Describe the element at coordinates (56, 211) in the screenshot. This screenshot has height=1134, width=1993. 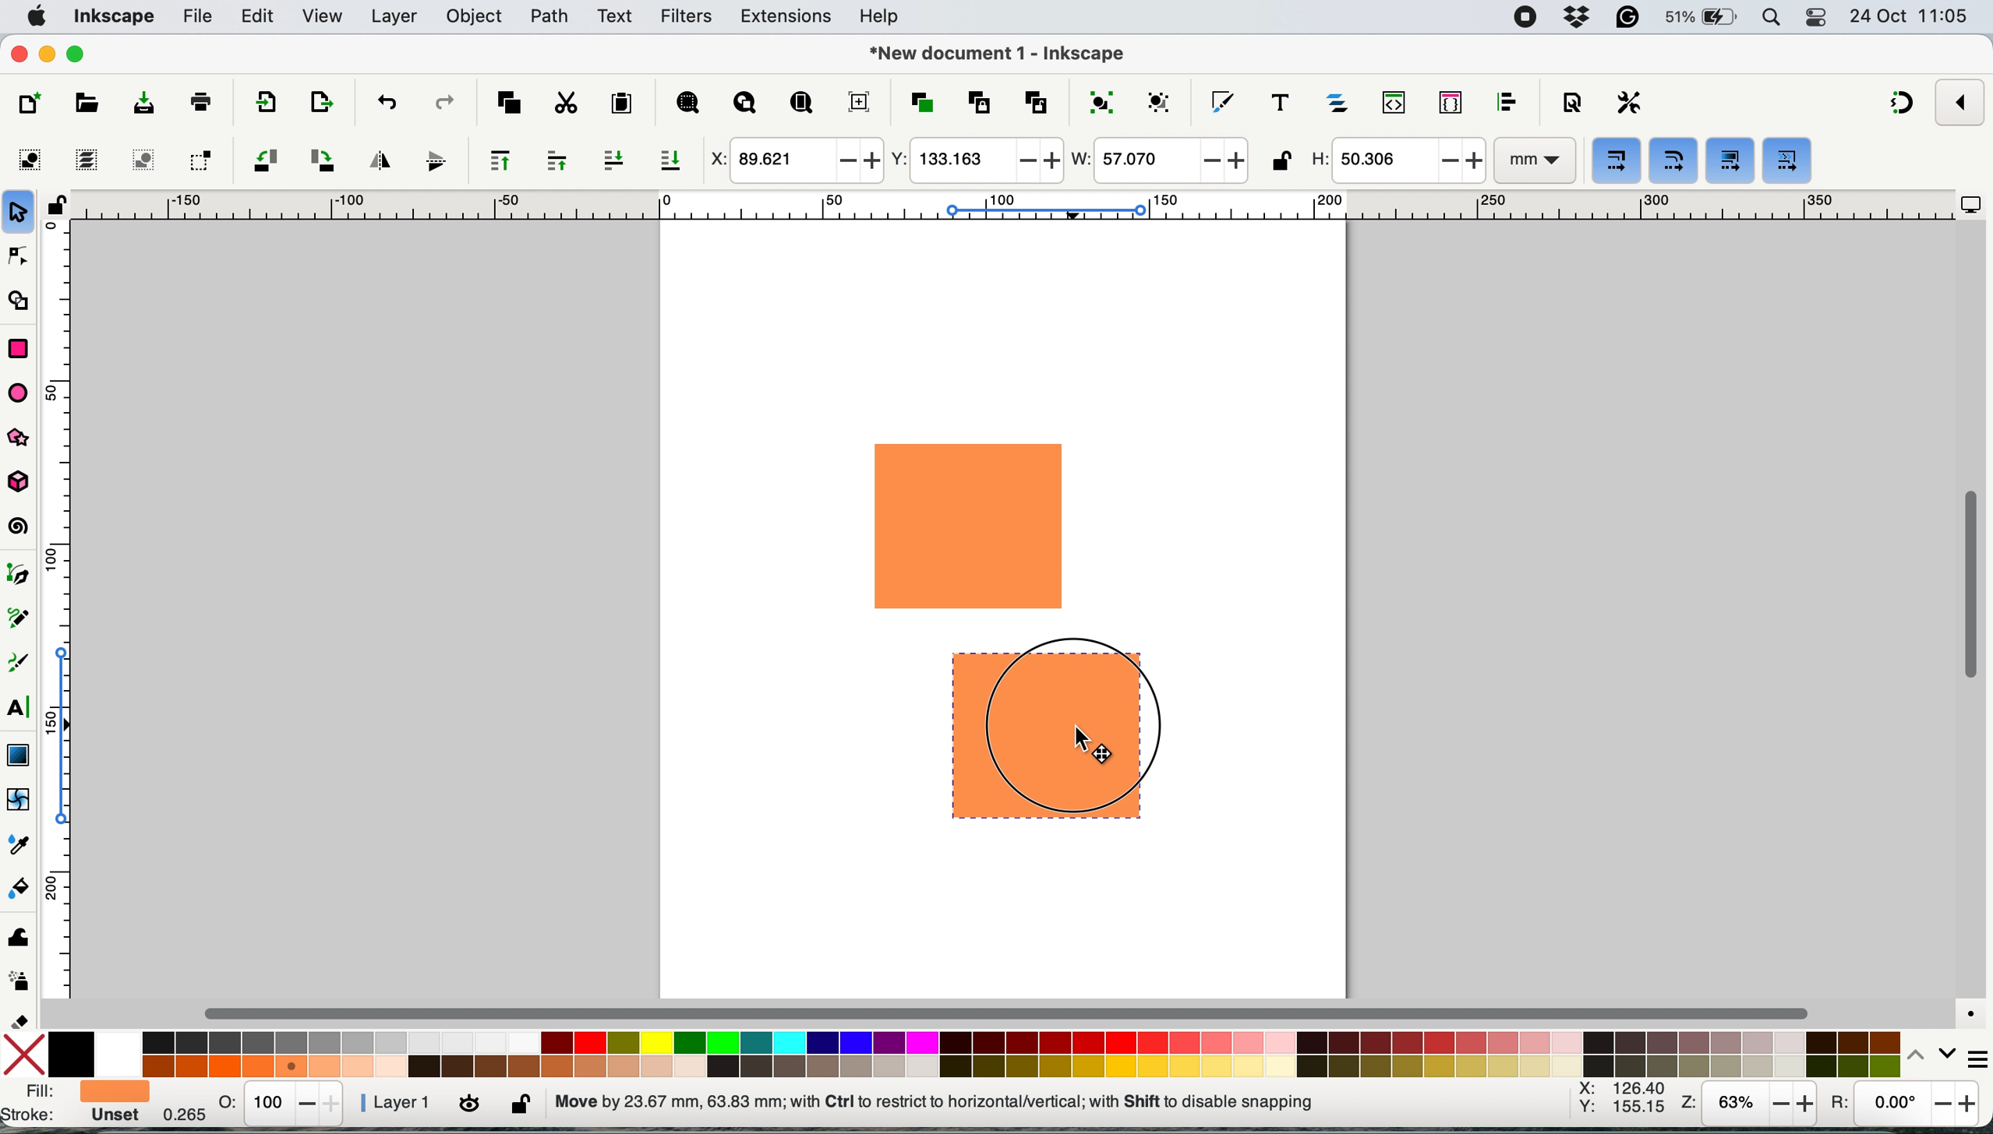
I see `lock` at that location.